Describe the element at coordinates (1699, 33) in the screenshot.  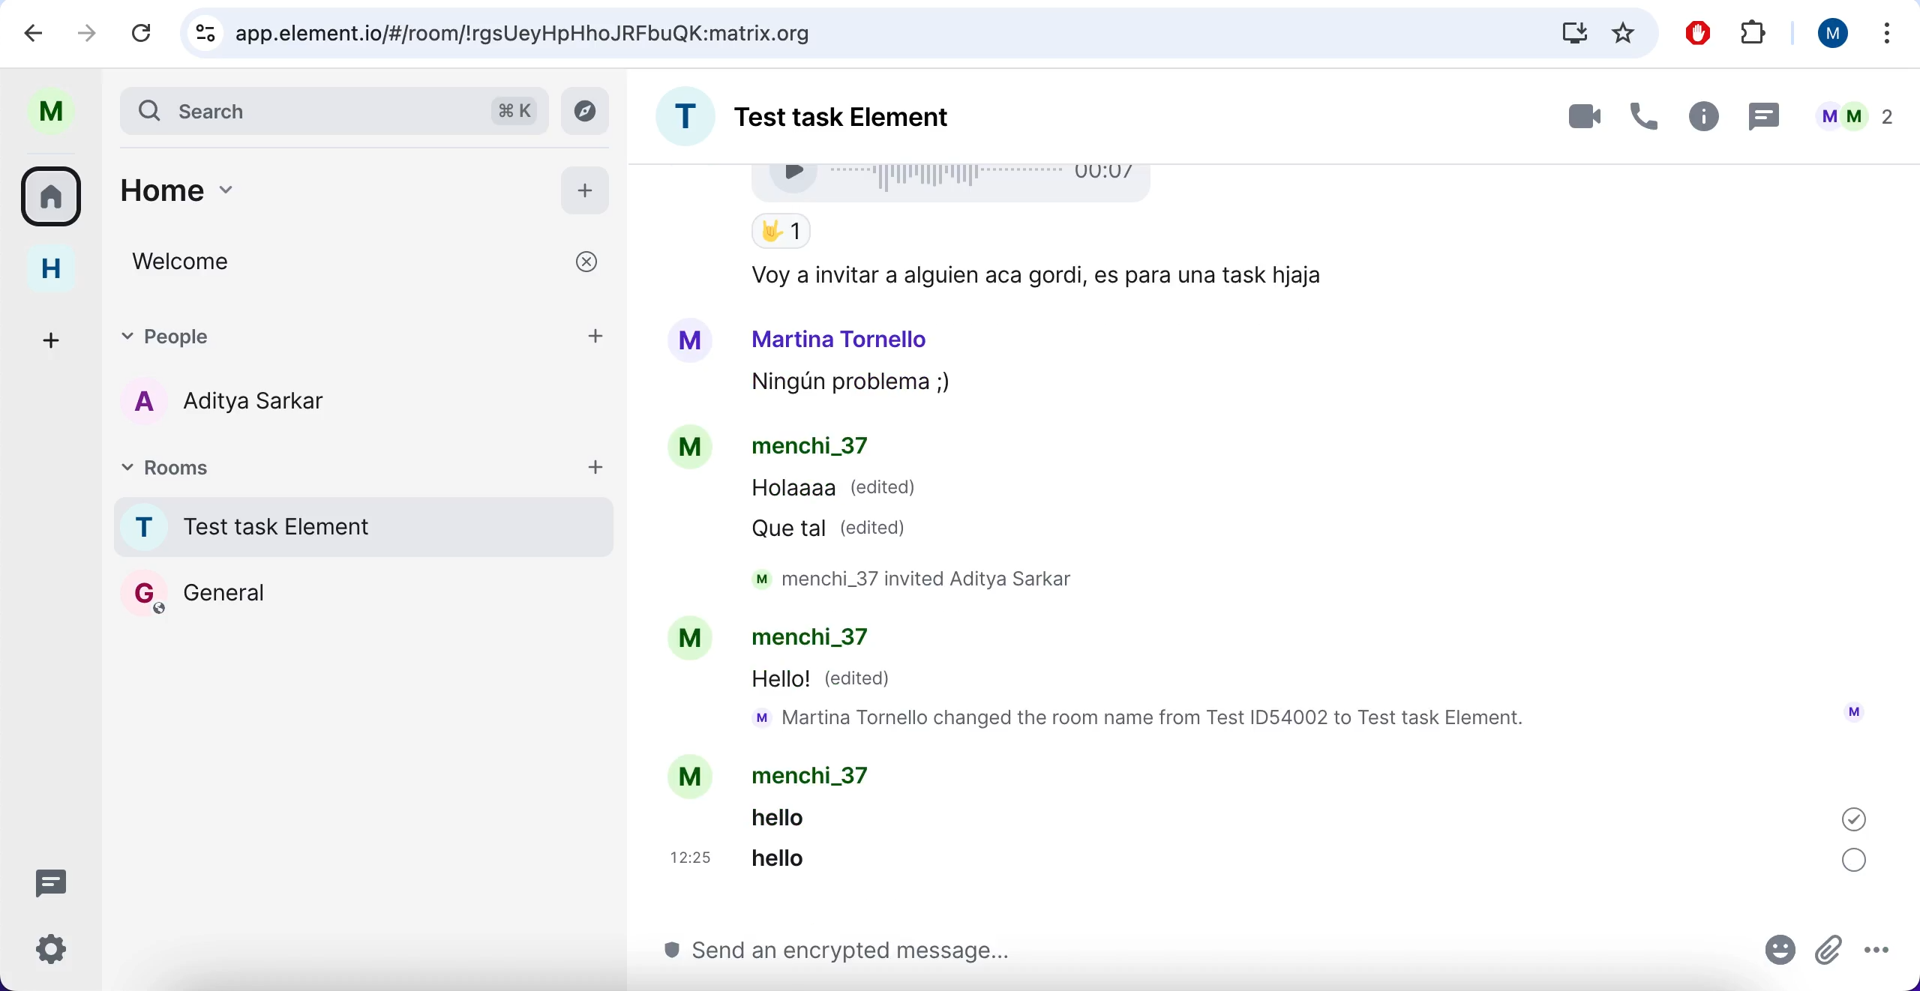
I see `ad block` at that location.